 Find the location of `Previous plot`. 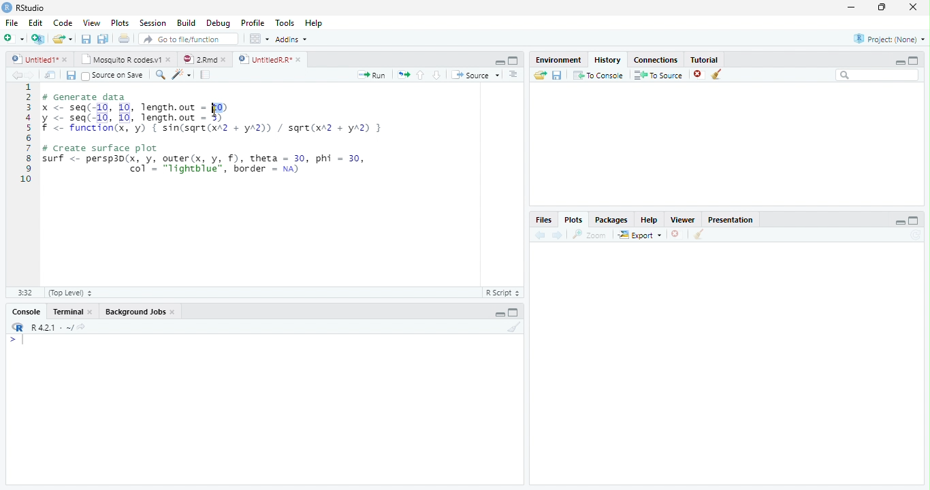

Previous plot is located at coordinates (540, 235).